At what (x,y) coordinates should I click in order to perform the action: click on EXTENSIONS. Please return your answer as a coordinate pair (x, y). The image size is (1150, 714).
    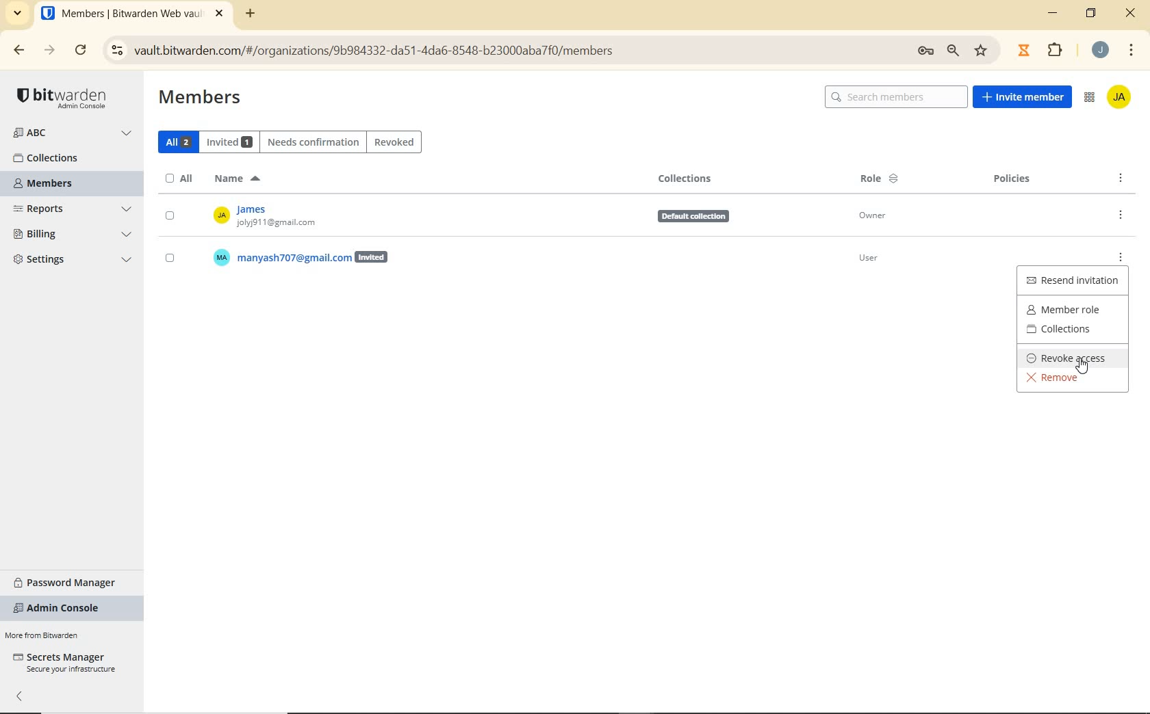
    Looking at the image, I should click on (1042, 49).